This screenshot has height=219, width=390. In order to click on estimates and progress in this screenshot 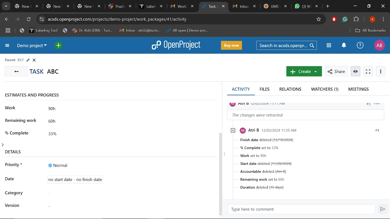, I will do `click(36, 96)`.